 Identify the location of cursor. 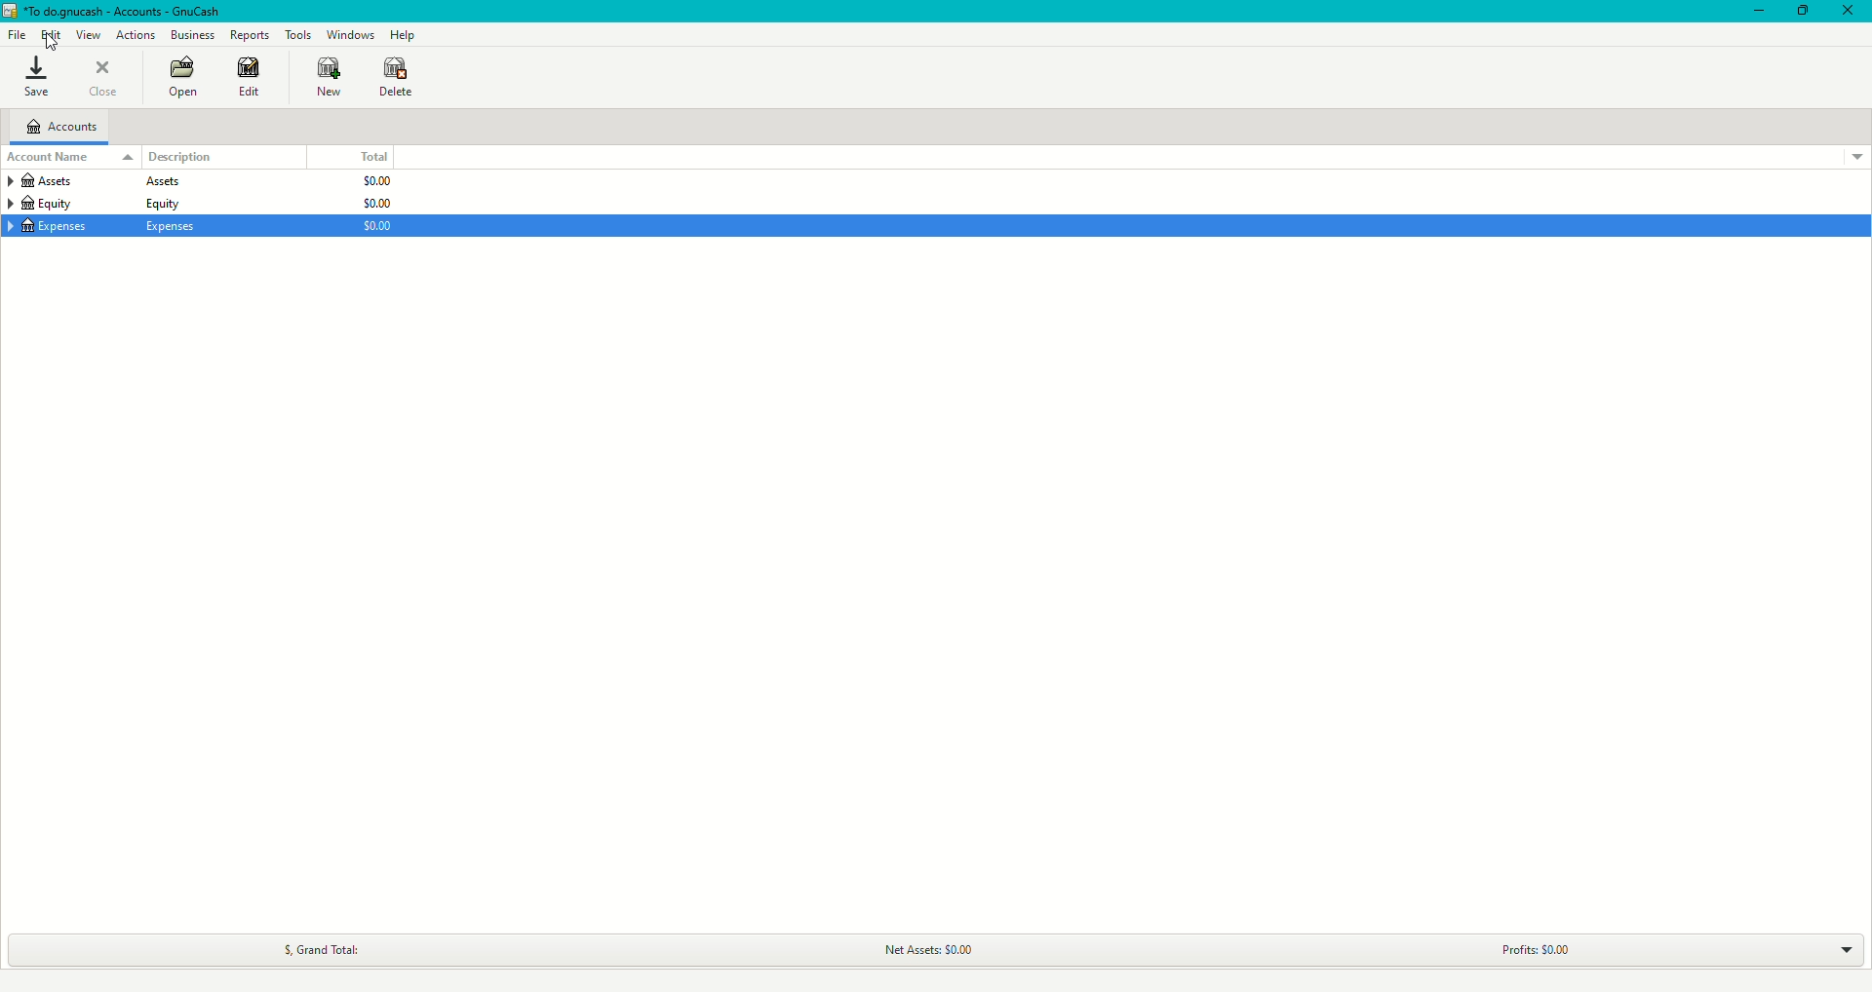
(54, 46).